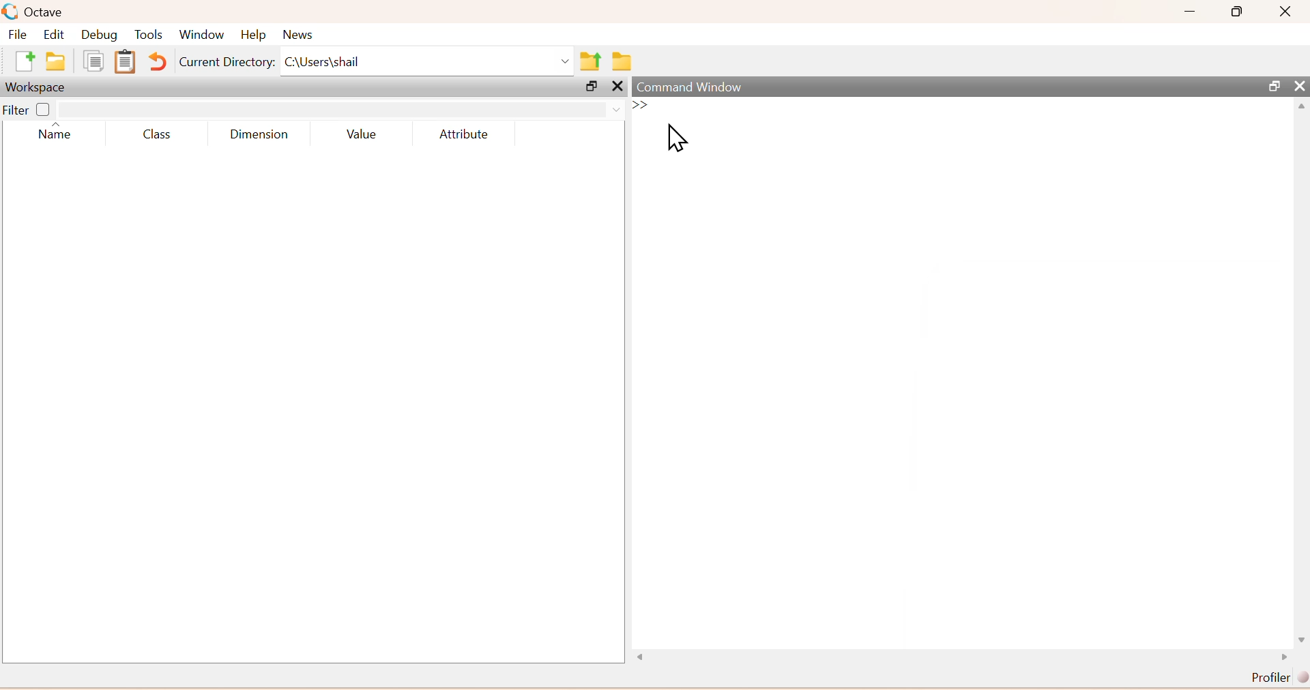  Describe the element at coordinates (56, 134) in the screenshot. I see `Name` at that location.